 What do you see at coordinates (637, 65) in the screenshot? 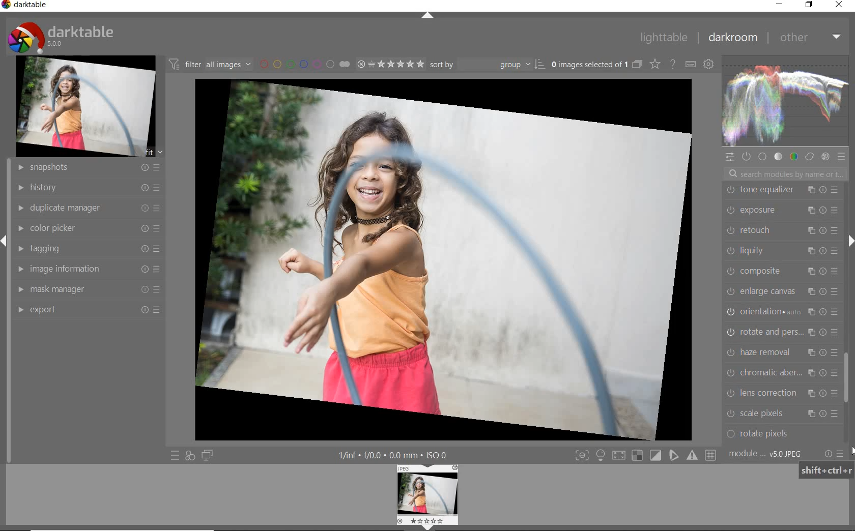
I see `collapse grouped images` at bounding box center [637, 65].